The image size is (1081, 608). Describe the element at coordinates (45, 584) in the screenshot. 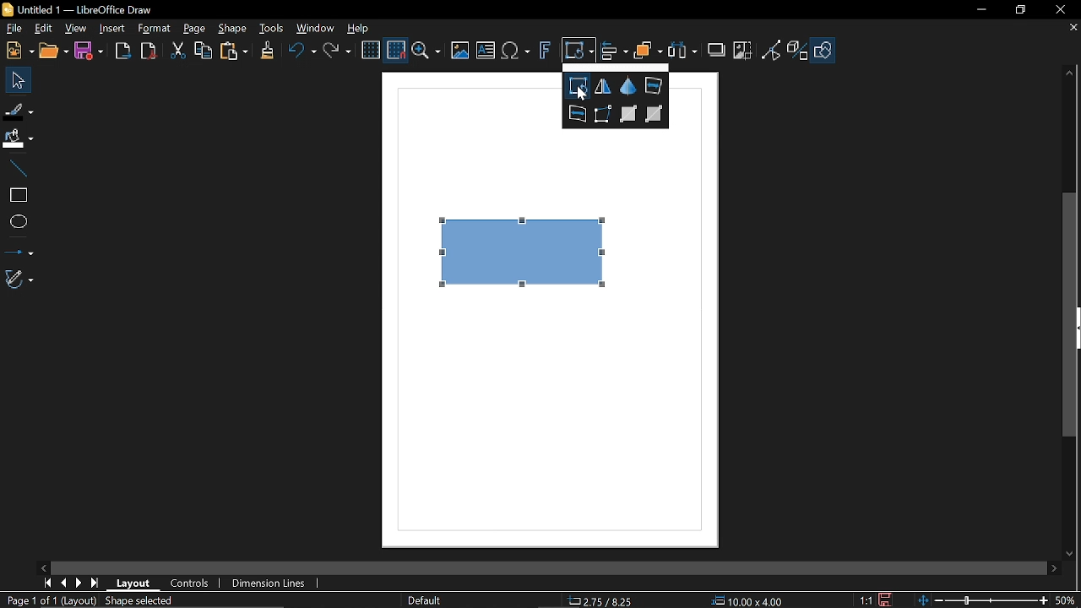

I see `First page` at that location.